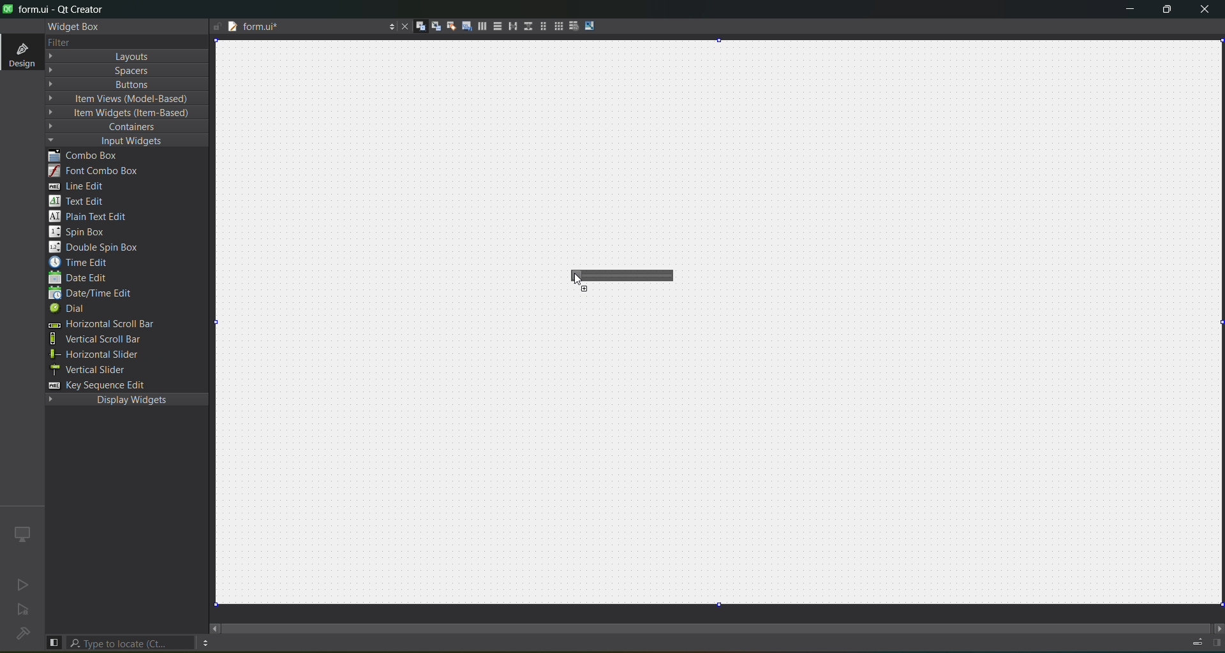 This screenshot has width=1225, height=653. What do you see at coordinates (113, 85) in the screenshot?
I see `button` at bounding box center [113, 85].